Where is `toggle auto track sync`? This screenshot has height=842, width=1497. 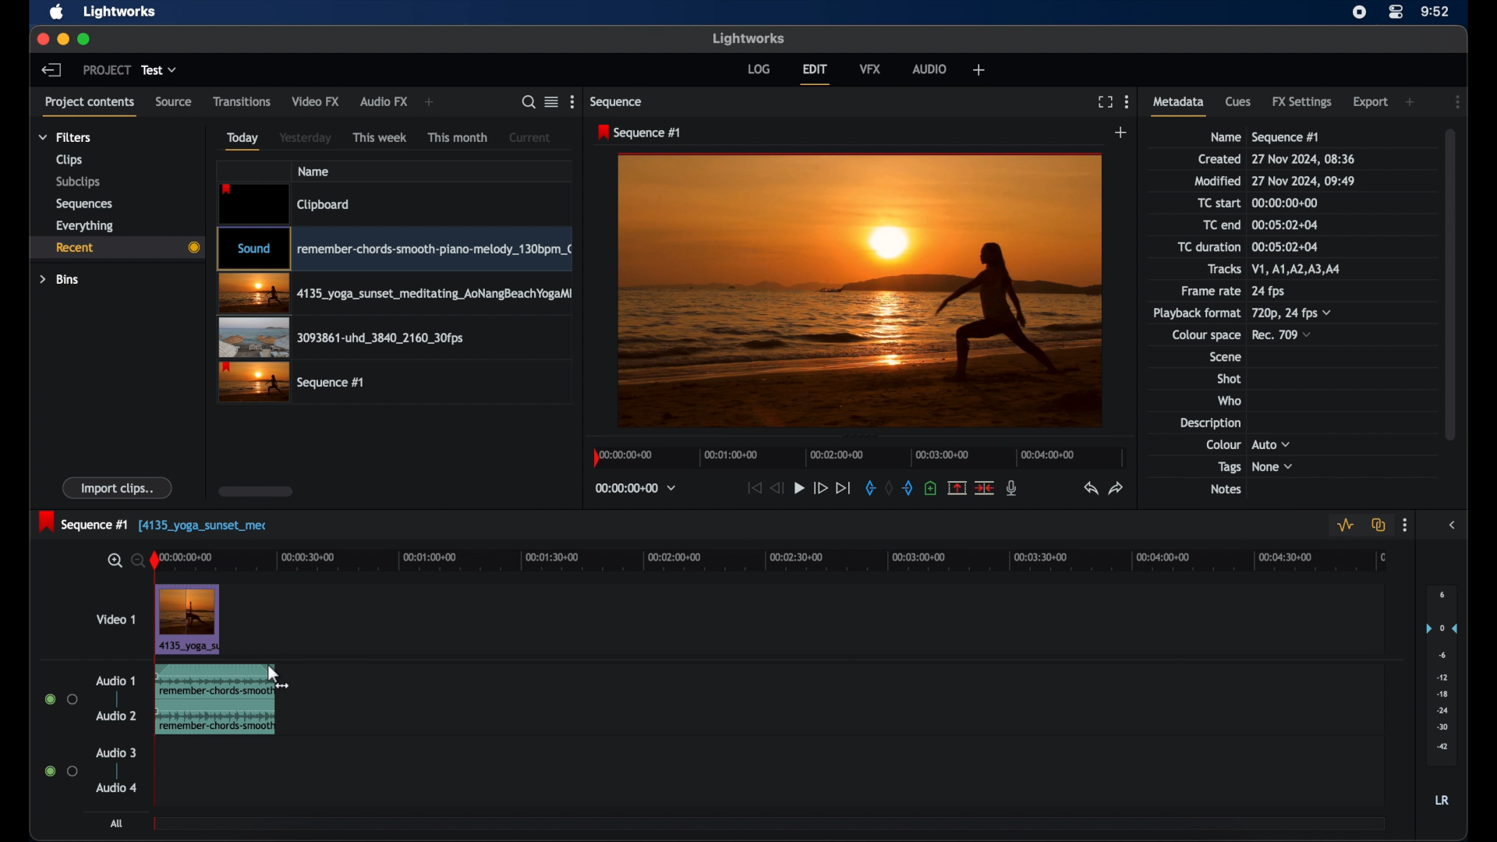 toggle auto track sync is located at coordinates (1379, 525).